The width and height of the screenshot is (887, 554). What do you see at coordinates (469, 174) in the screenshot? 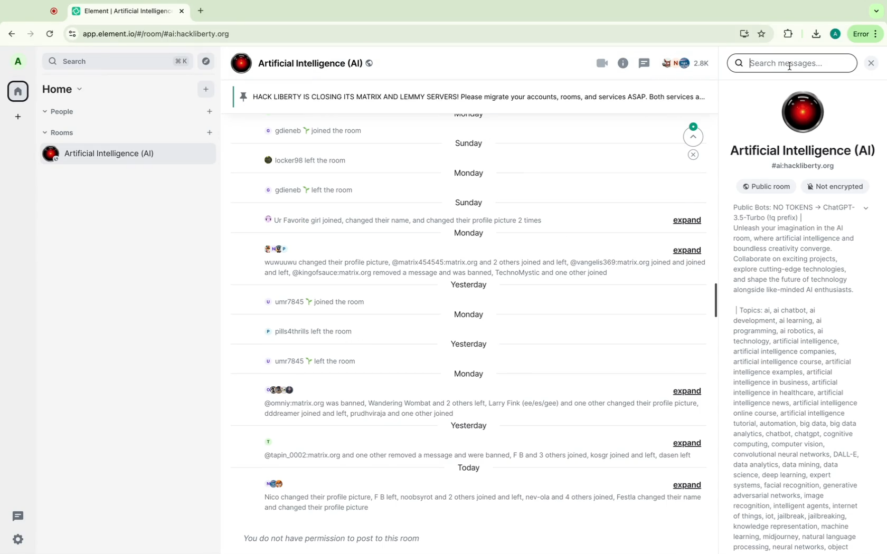
I see `day` at bounding box center [469, 174].